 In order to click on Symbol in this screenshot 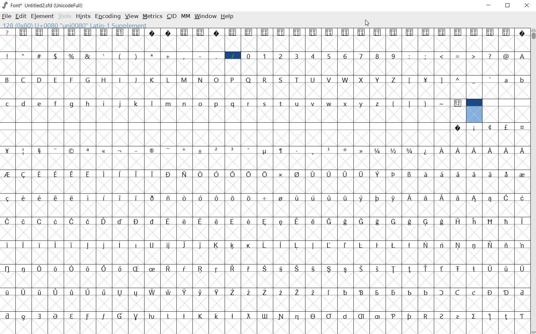, I will do `click(377, 292)`.